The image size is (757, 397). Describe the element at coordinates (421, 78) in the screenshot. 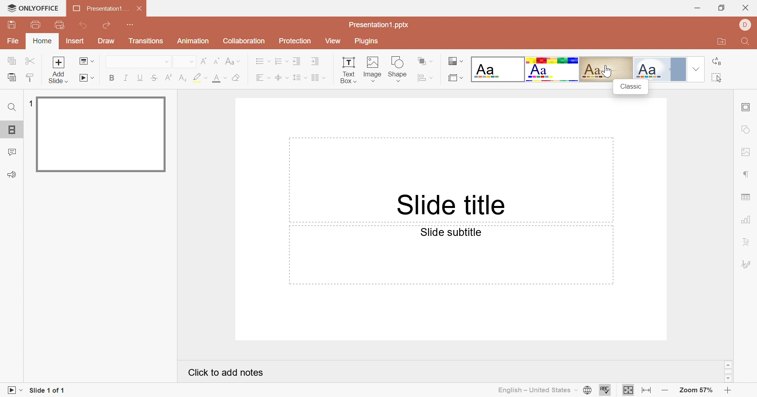

I see `Align shape` at that location.